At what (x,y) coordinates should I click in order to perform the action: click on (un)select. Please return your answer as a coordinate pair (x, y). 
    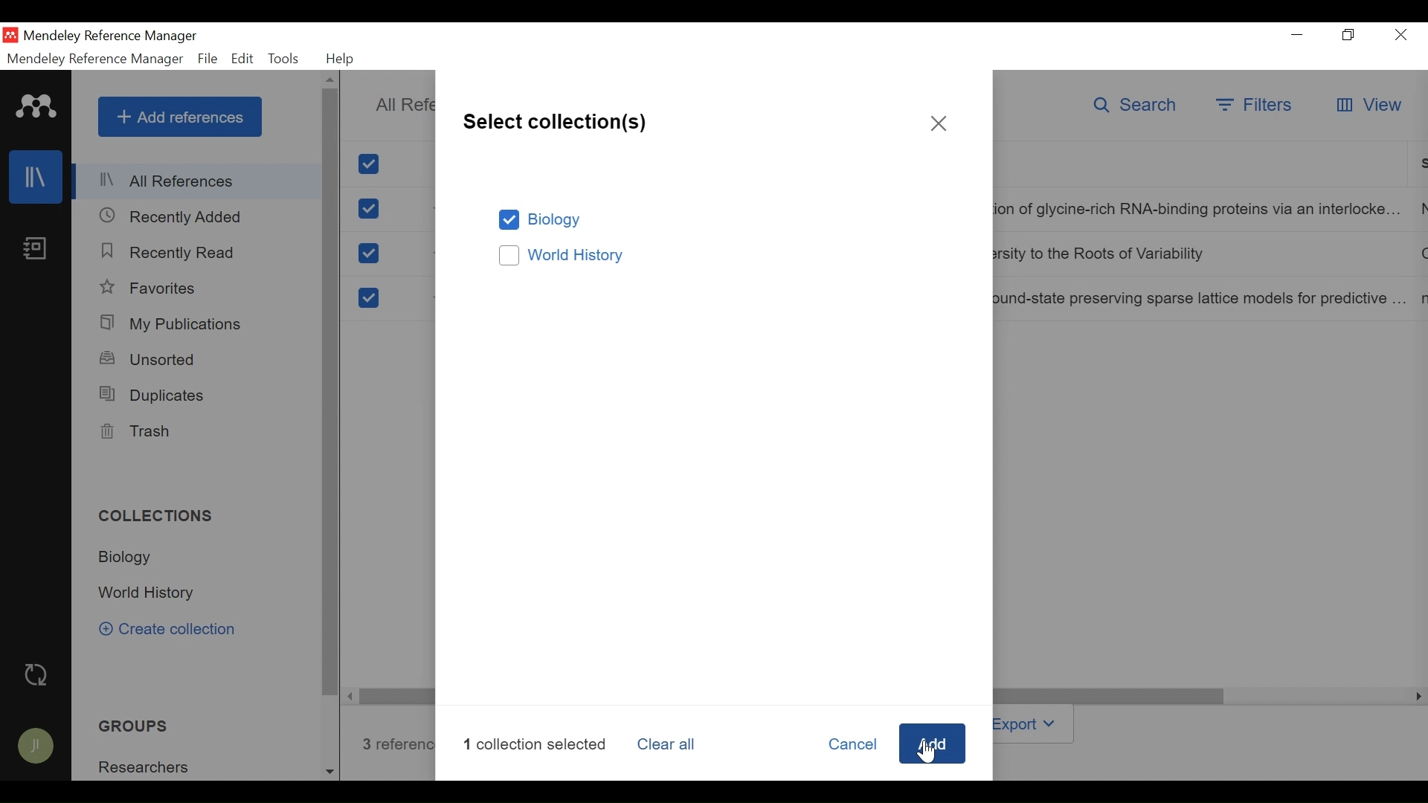
    Looking at the image, I should click on (369, 209).